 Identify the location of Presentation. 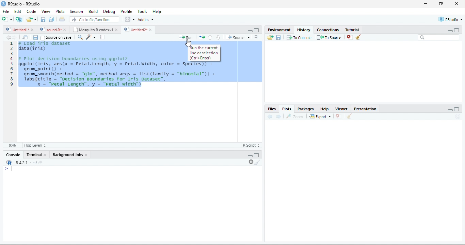
(366, 109).